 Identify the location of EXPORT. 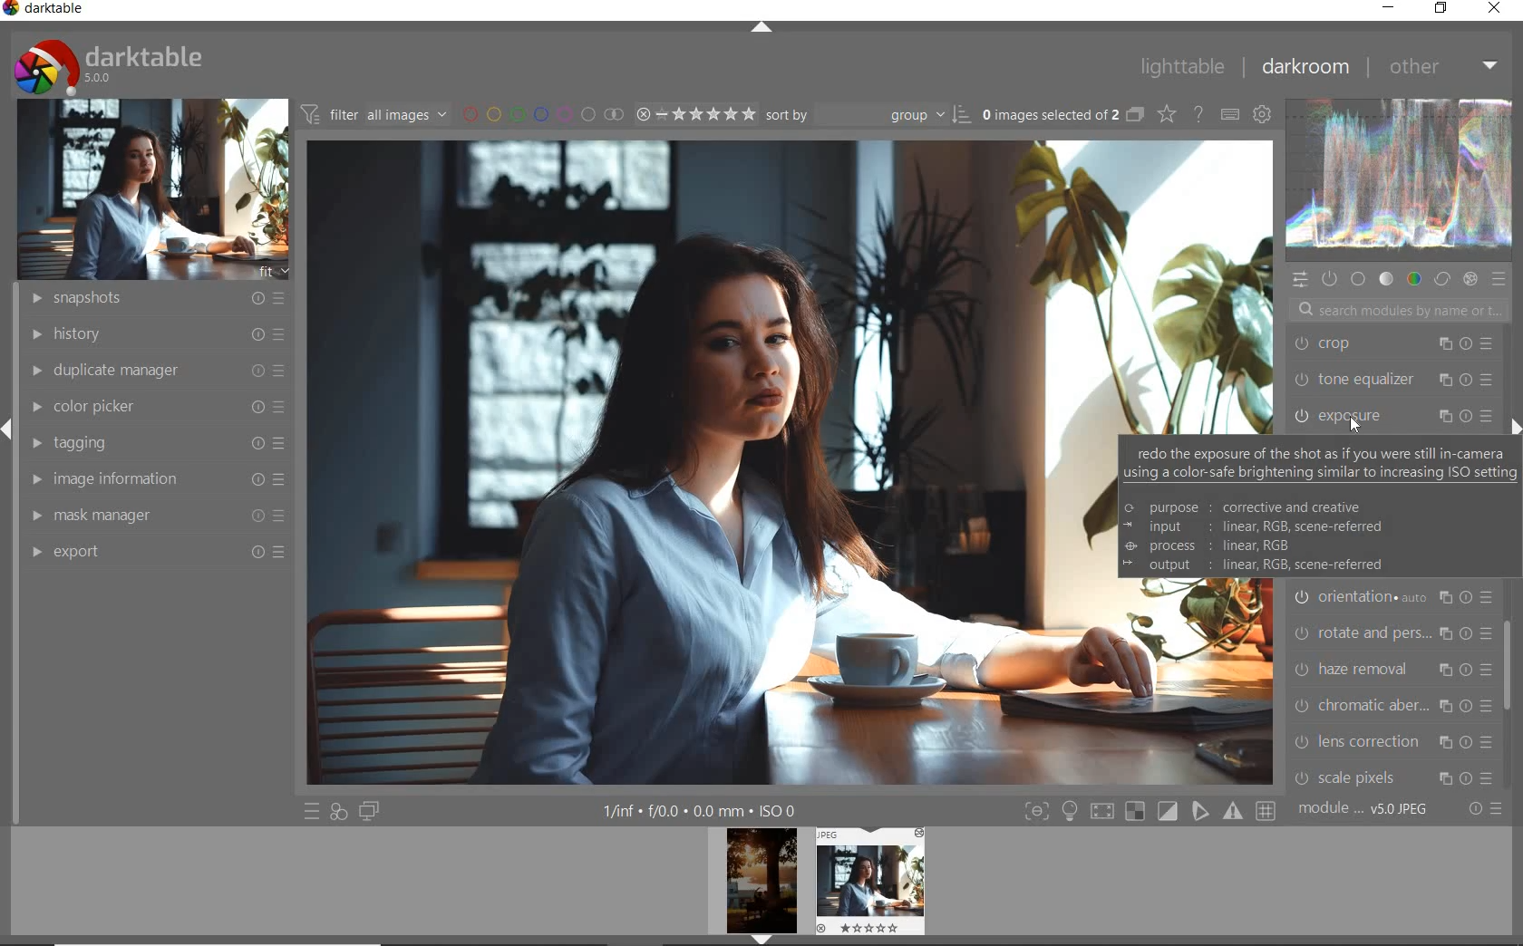
(159, 552).